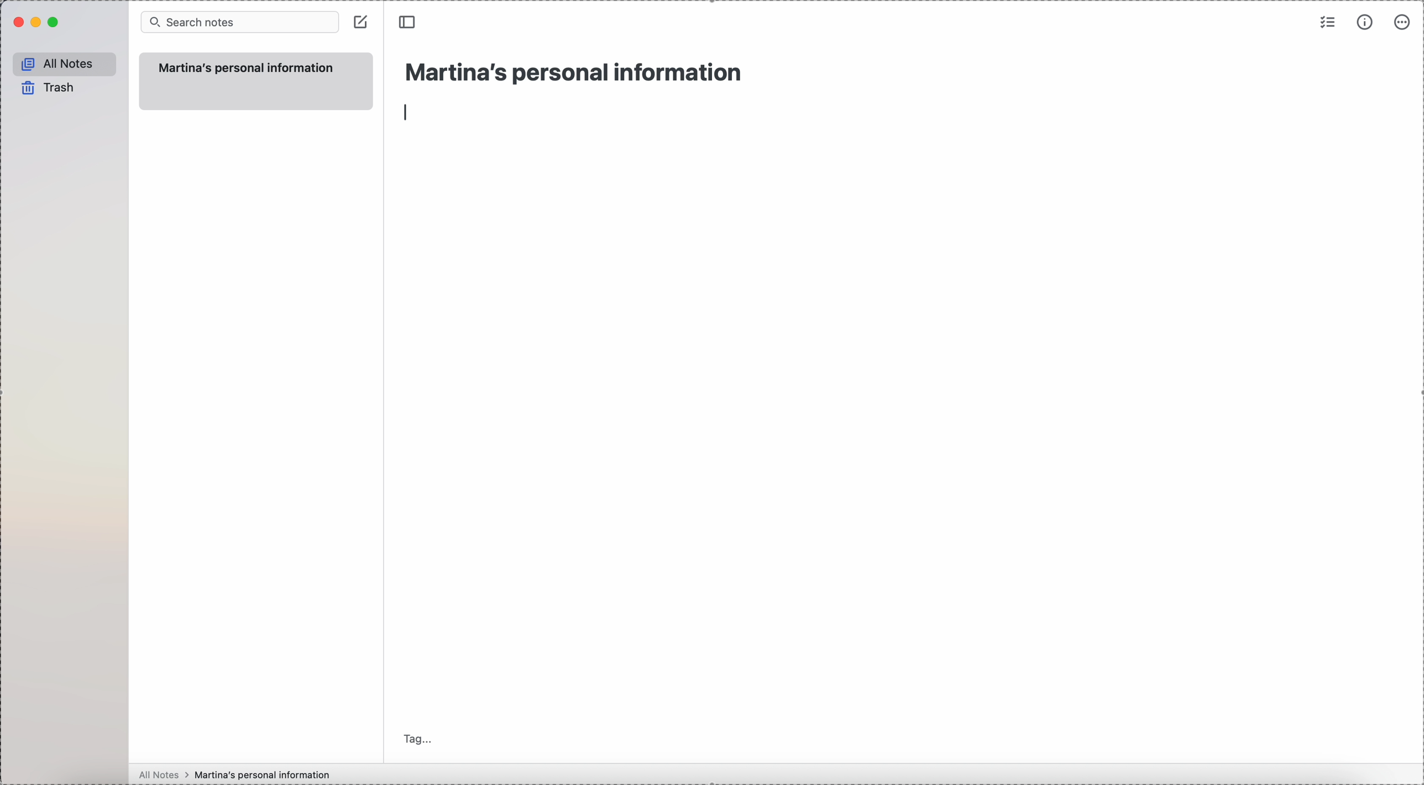 The height and width of the screenshot is (785, 1424). What do you see at coordinates (572, 72) in the screenshot?
I see `title: Martina's personal information` at bounding box center [572, 72].